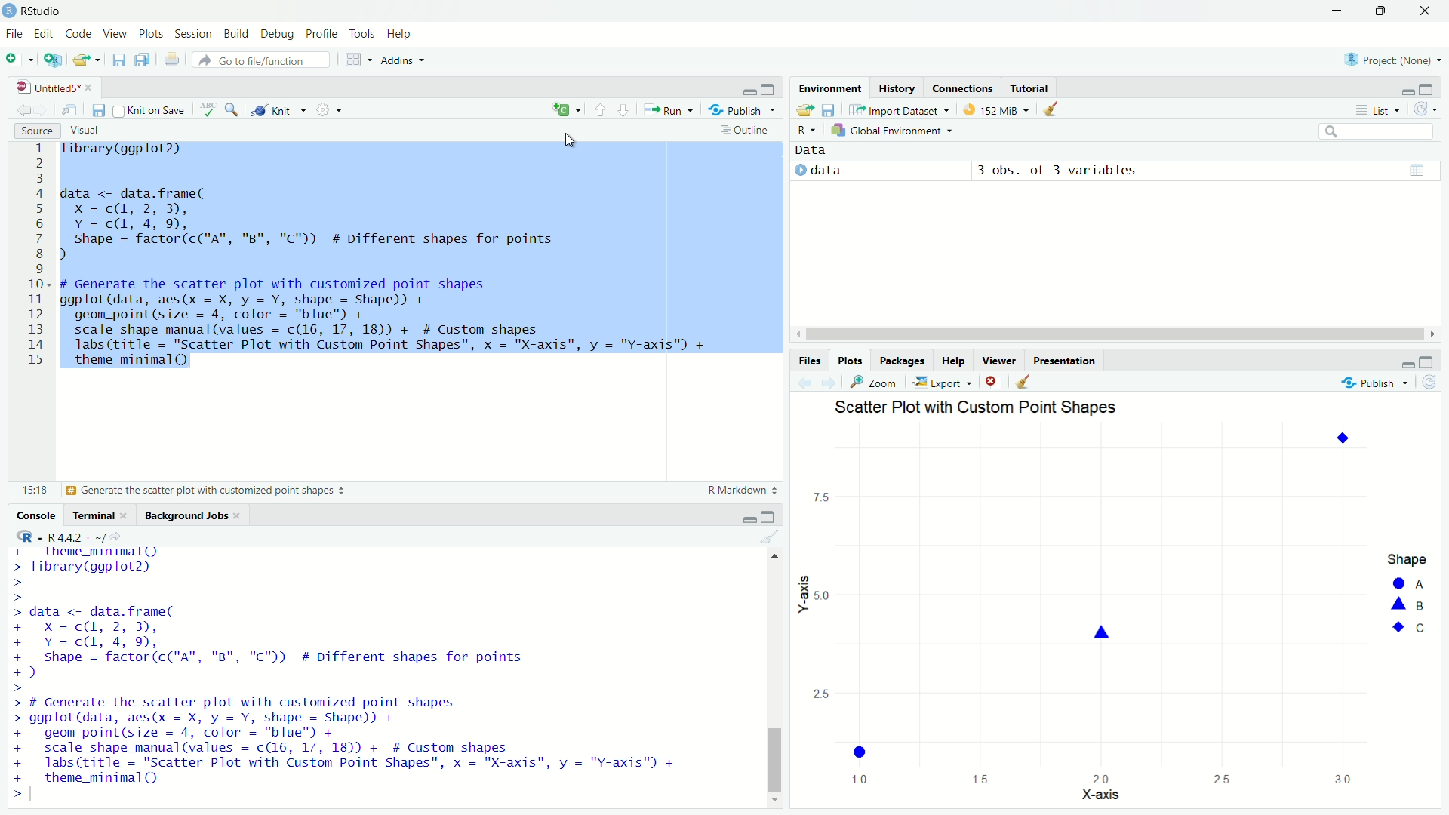 This screenshot has width=1449, height=815. Describe the element at coordinates (771, 537) in the screenshot. I see `Clear console` at that location.